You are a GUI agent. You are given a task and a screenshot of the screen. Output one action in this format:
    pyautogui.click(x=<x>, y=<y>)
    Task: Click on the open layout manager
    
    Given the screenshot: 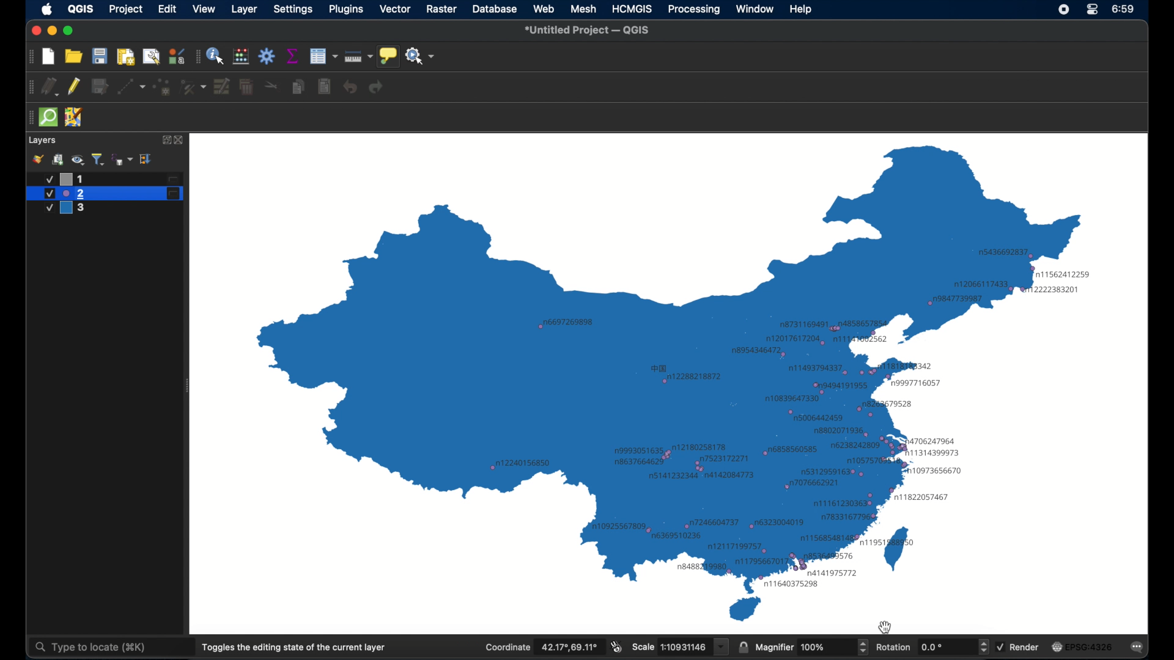 What is the action you would take?
    pyautogui.click(x=151, y=57)
    